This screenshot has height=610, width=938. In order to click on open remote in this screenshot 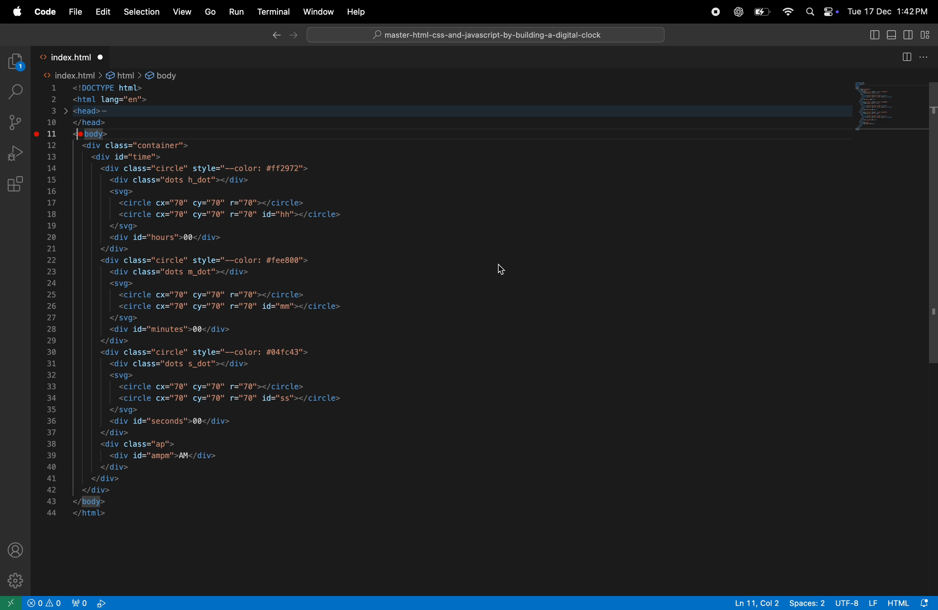, I will do `click(11, 602)`.